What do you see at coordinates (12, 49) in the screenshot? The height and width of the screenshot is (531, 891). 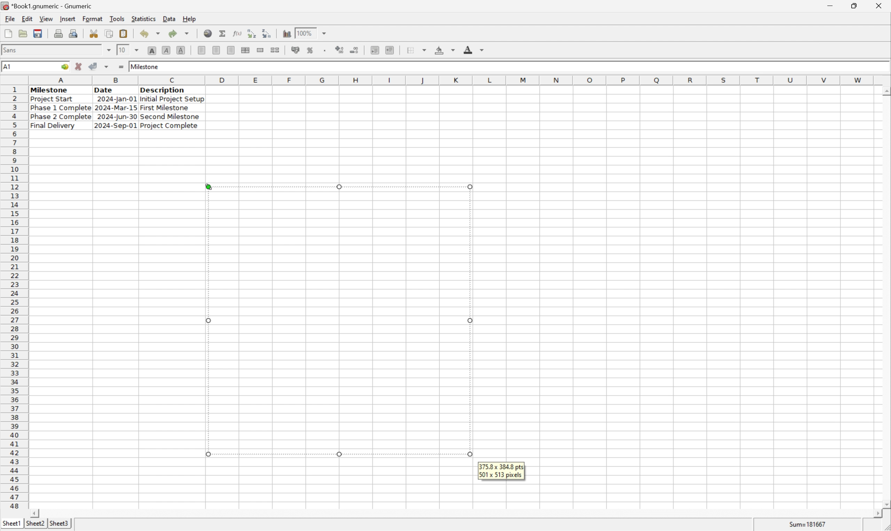 I see `Sans` at bounding box center [12, 49].